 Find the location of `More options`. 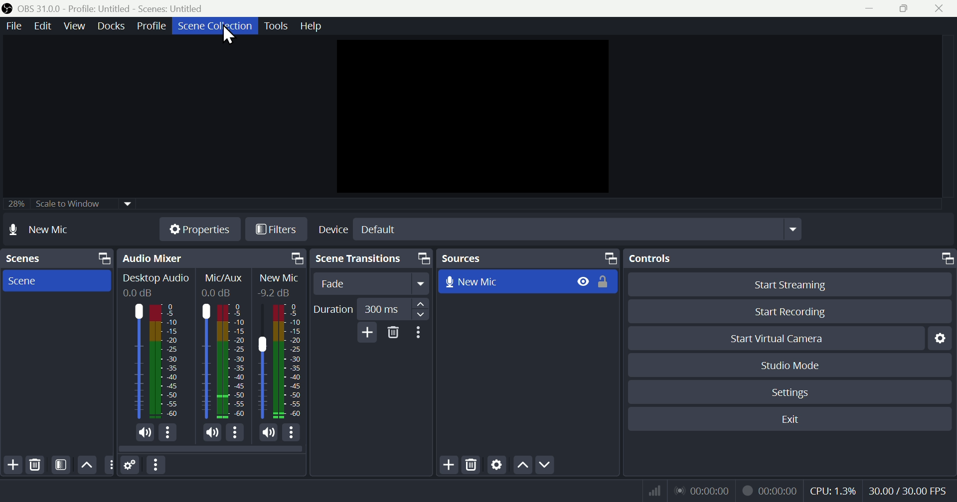

More options is located at coordinates (156, 465).